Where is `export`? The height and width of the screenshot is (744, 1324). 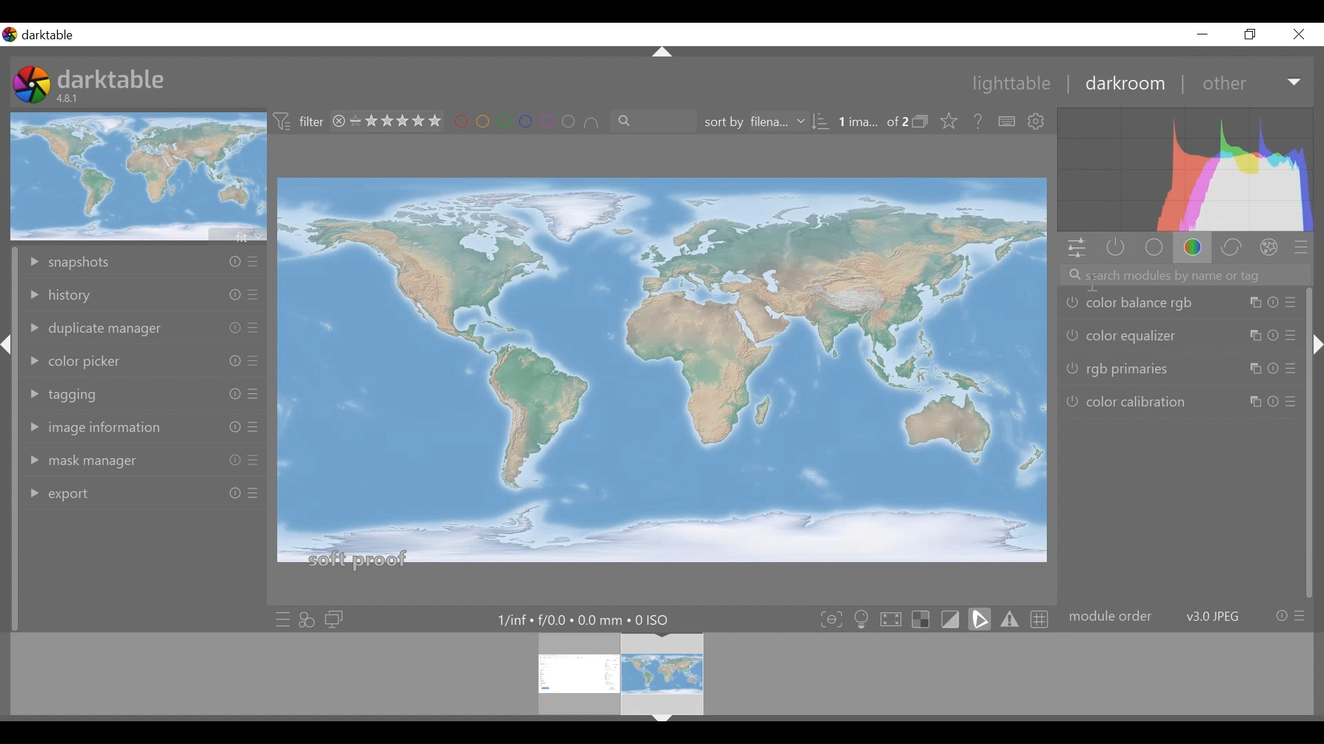
export is located at coordinates (100, 491).